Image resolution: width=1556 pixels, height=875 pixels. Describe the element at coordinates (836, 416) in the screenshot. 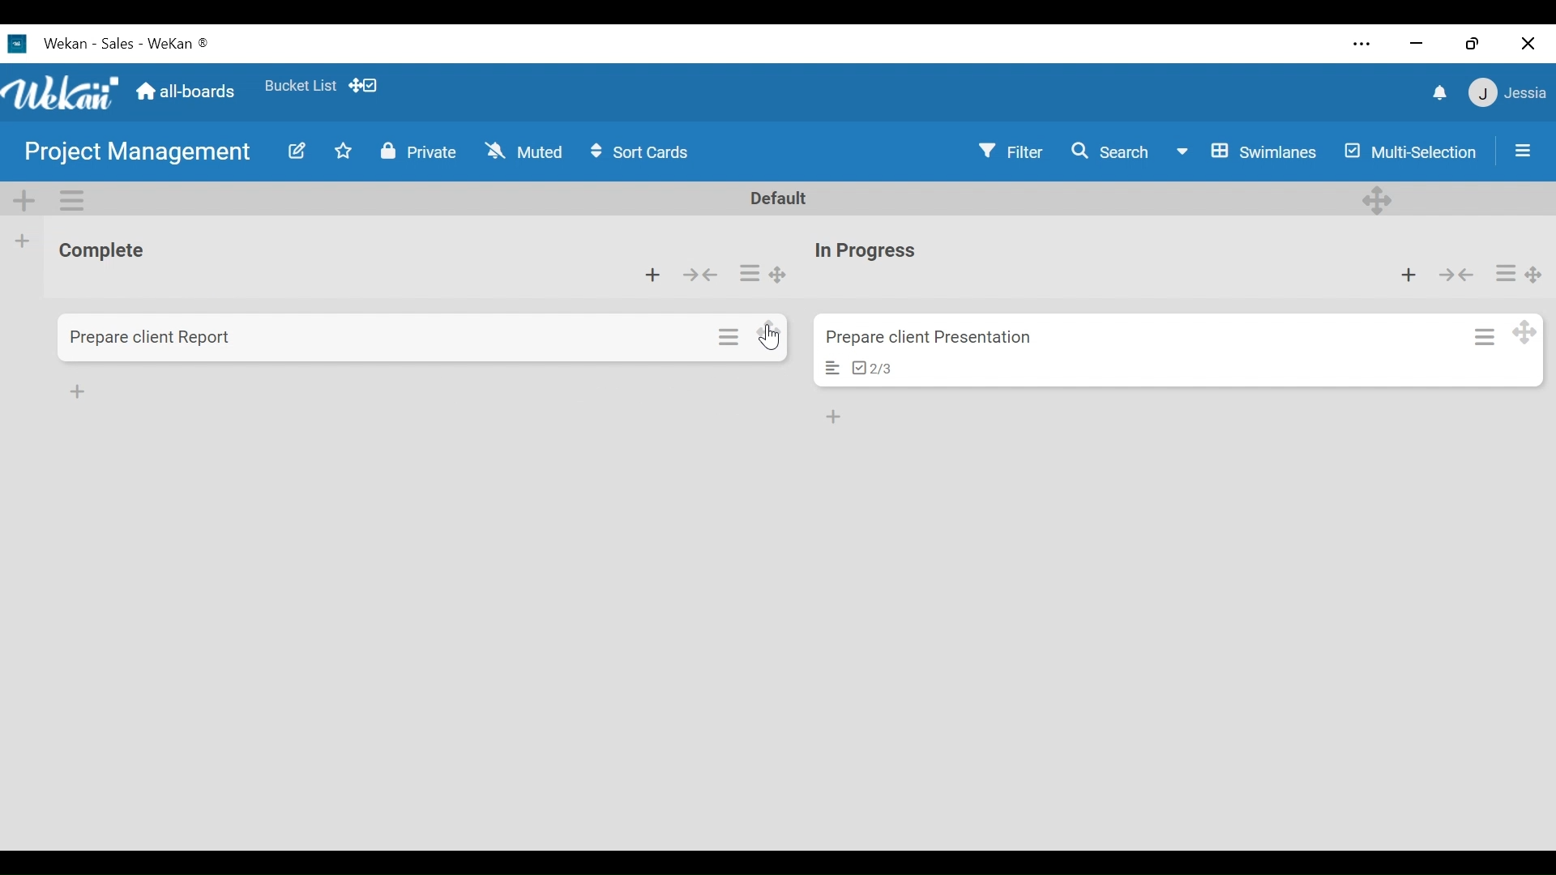

I see `add list` at that location.